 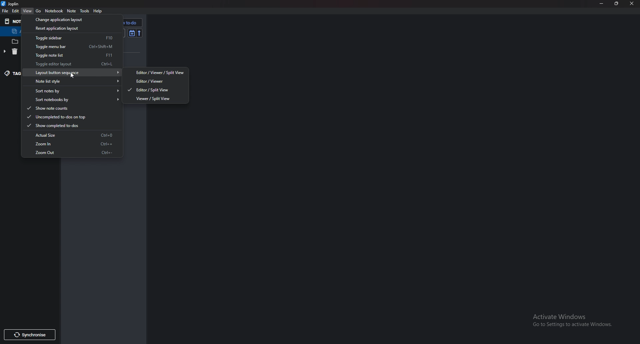 I want to click on cursor, so click(x=73, y=73).